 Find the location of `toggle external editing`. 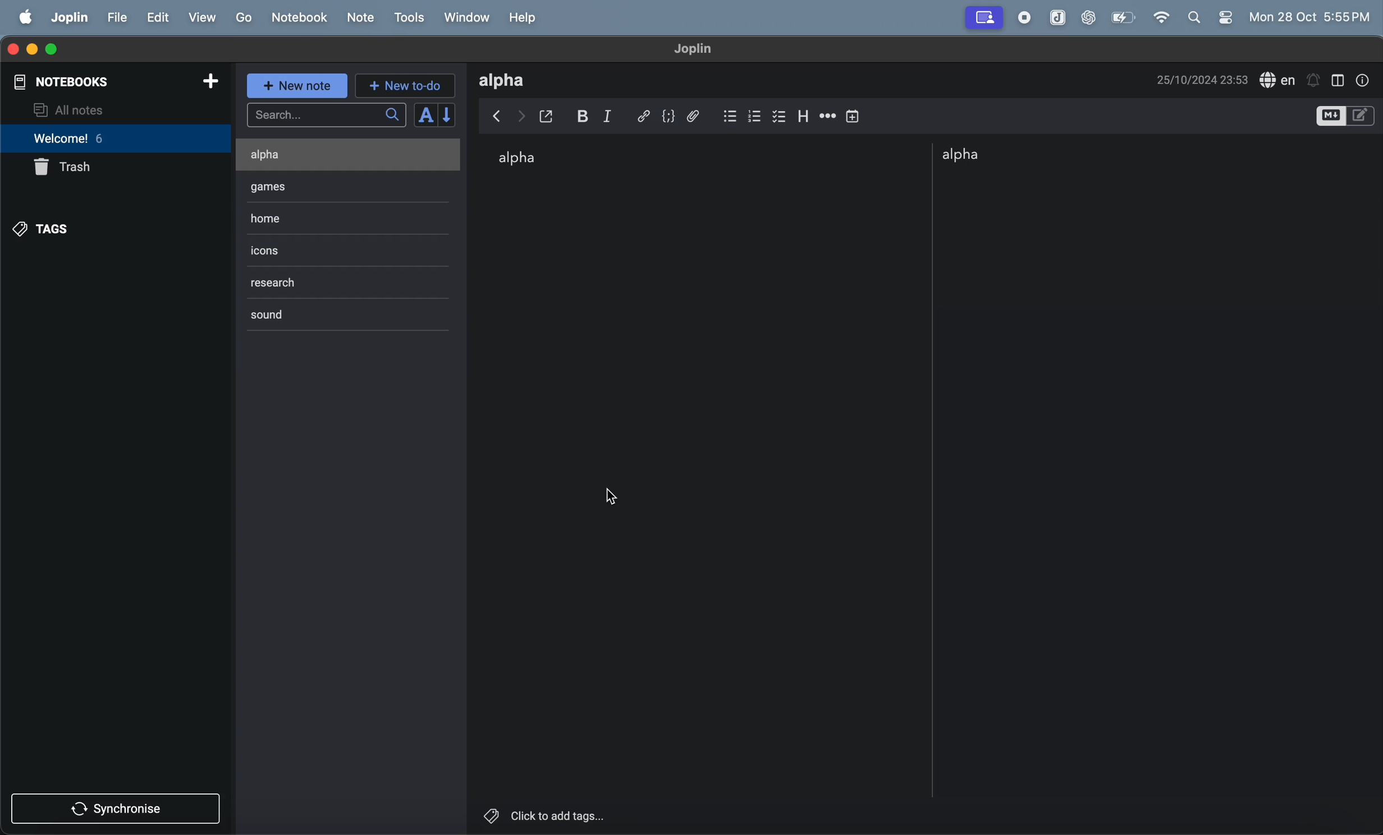

toggle external editing is located at coordinates (552, 115).